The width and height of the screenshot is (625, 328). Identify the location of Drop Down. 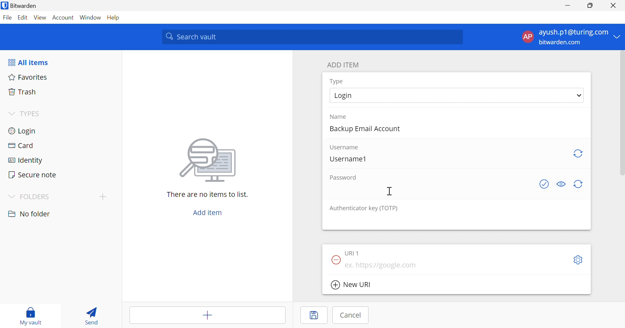
(619, 37).